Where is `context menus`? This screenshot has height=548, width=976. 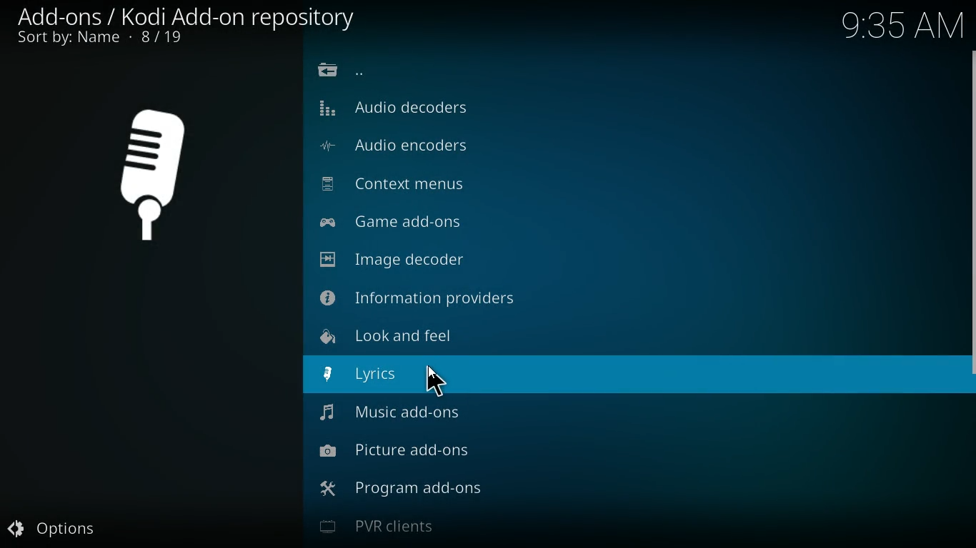
context menus is located at coordinates (407, 186).